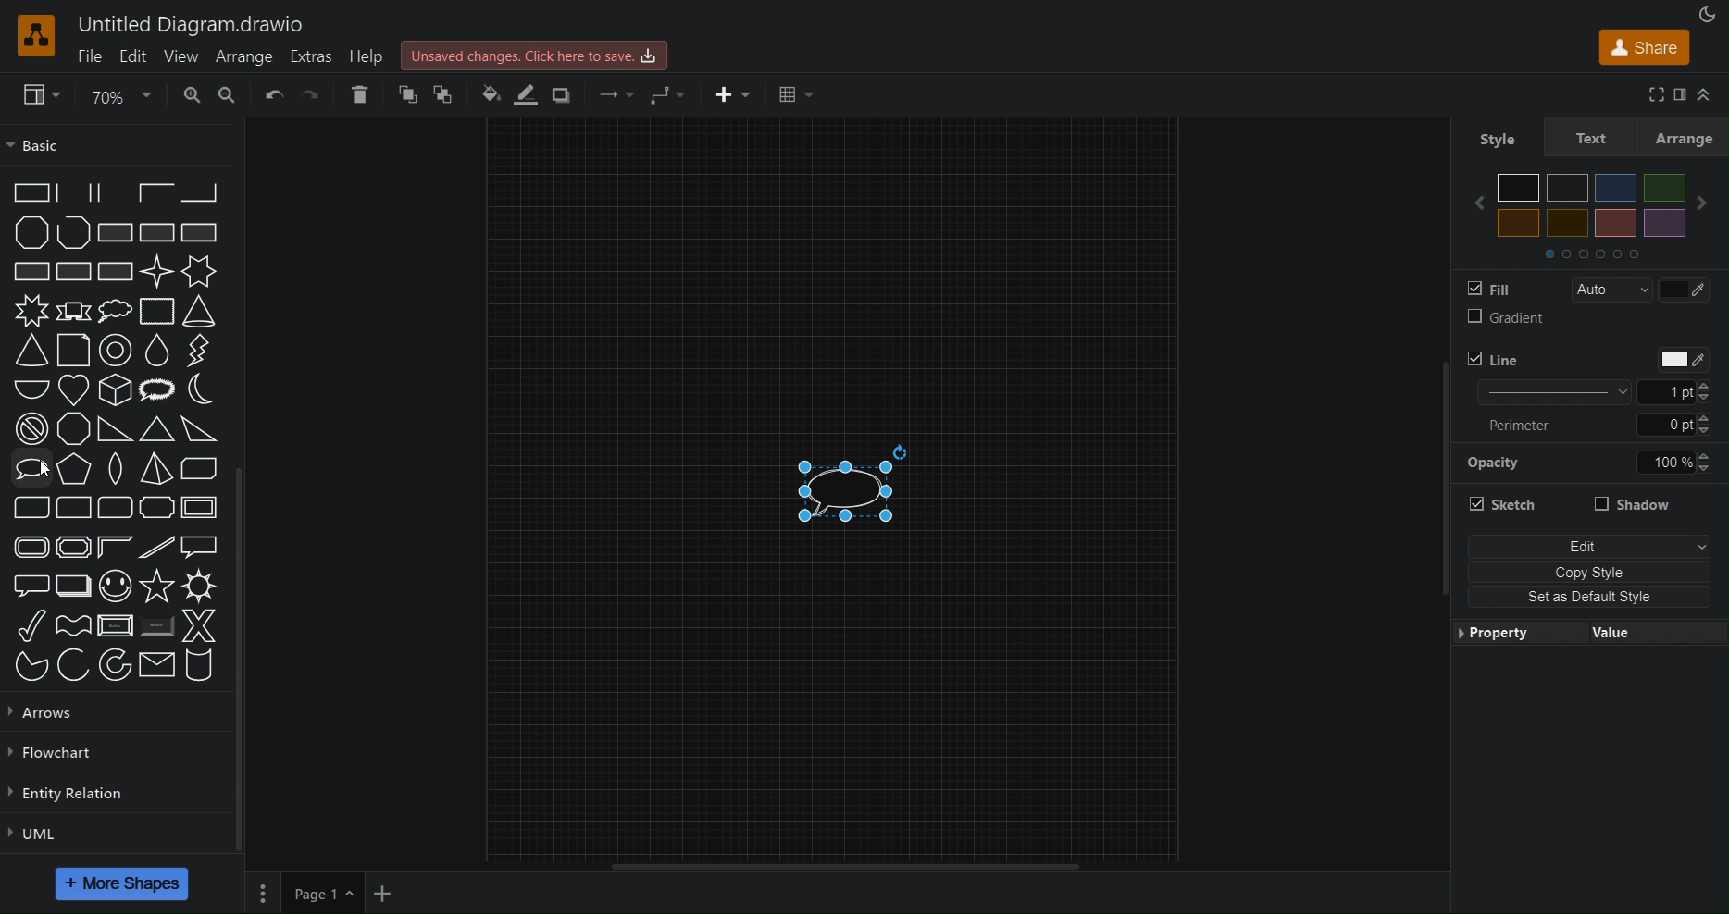 This screenshot has width=1729, height=914. I want to click on Cloud Callout, so click(115, 310).